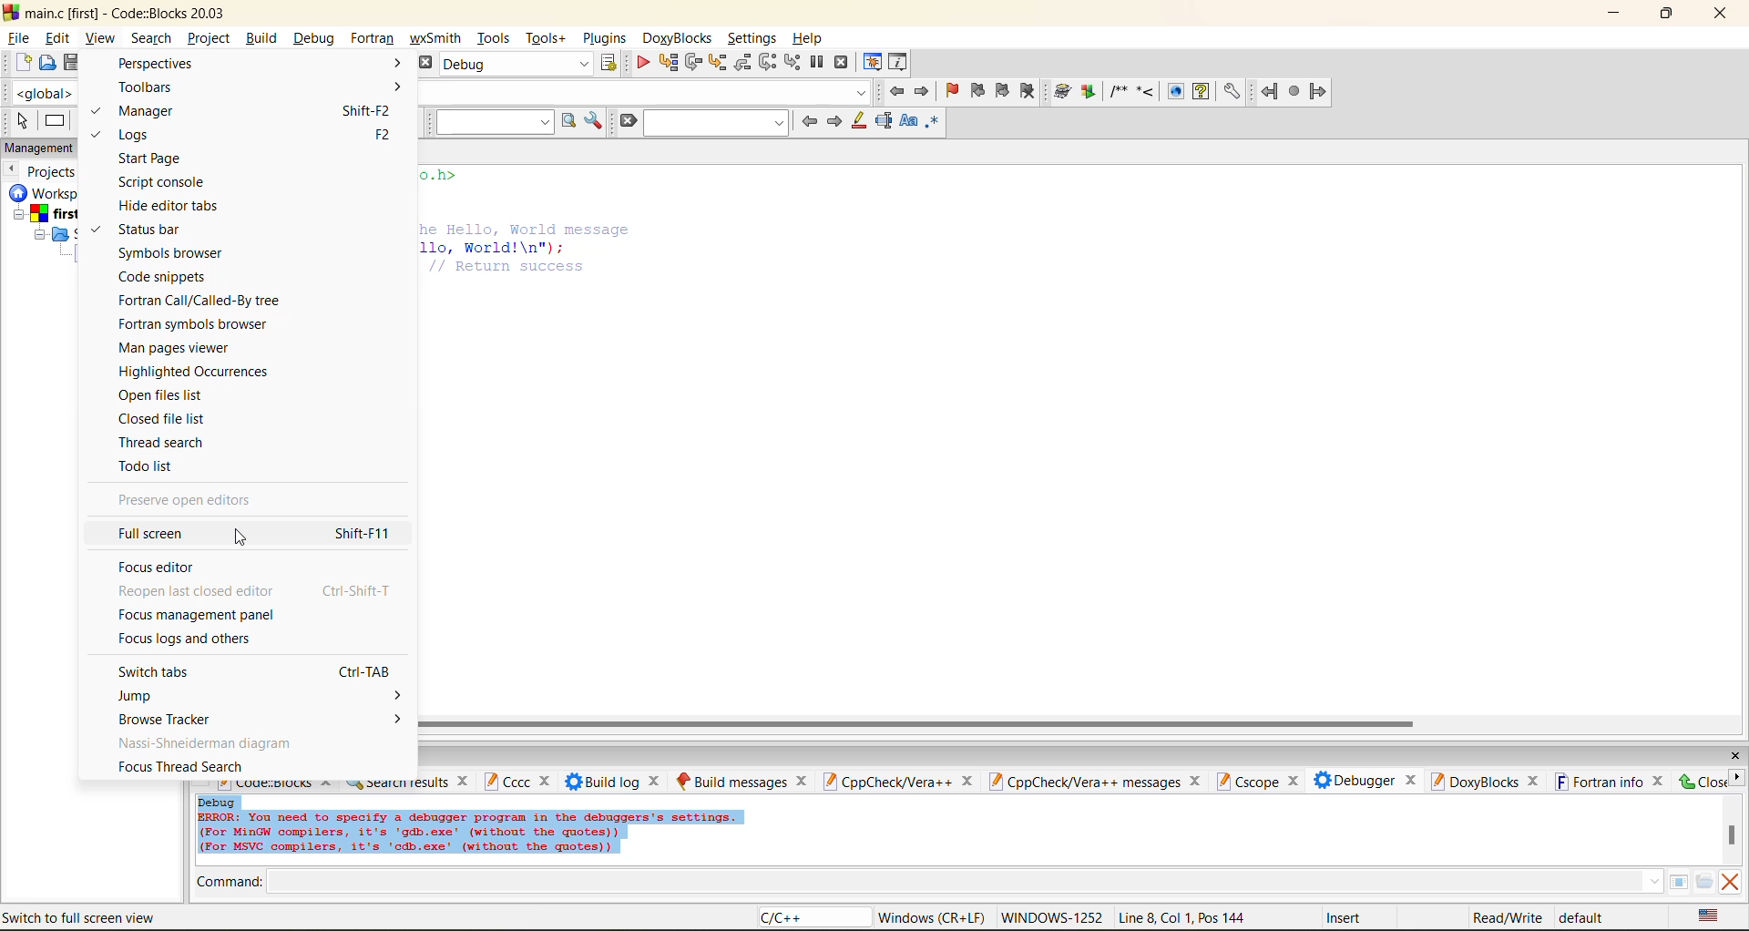  I want to click on focus management panel, so click(201, 615).